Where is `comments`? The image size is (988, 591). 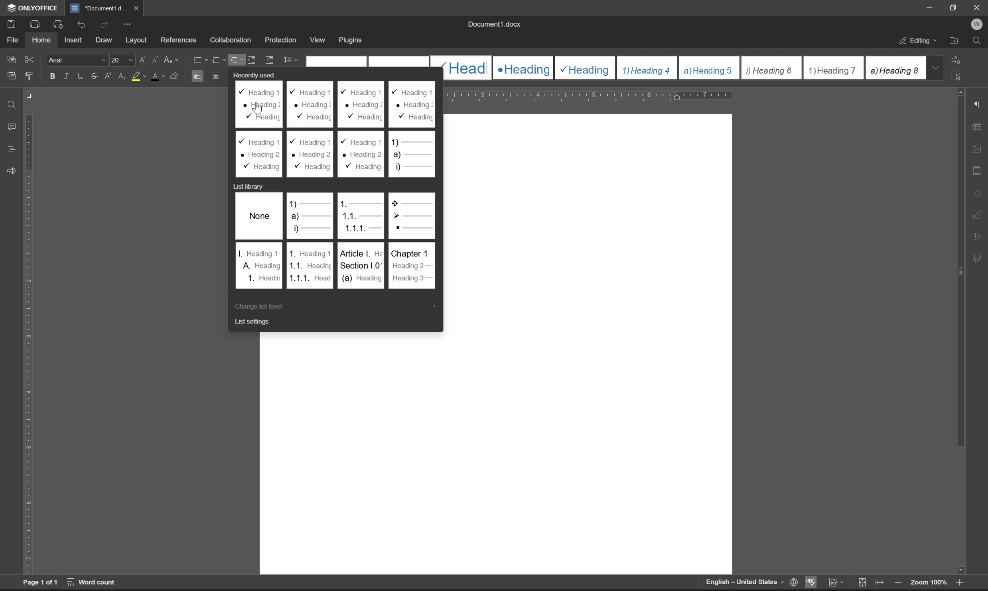 comments is located at coordinates (13, 127).